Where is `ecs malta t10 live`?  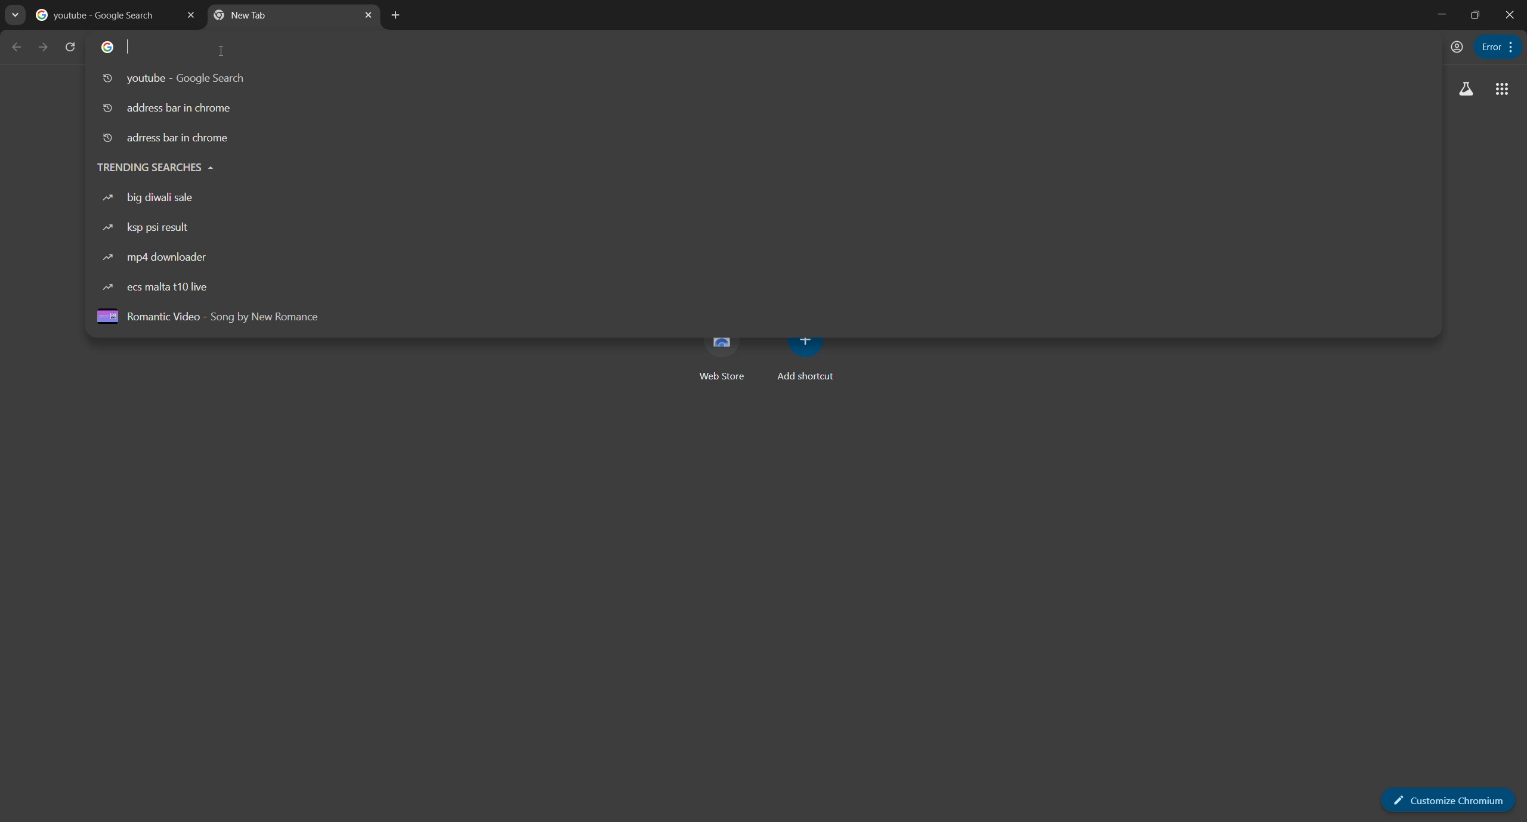
ecs malta t10 live is located at coordinates (159, 285).